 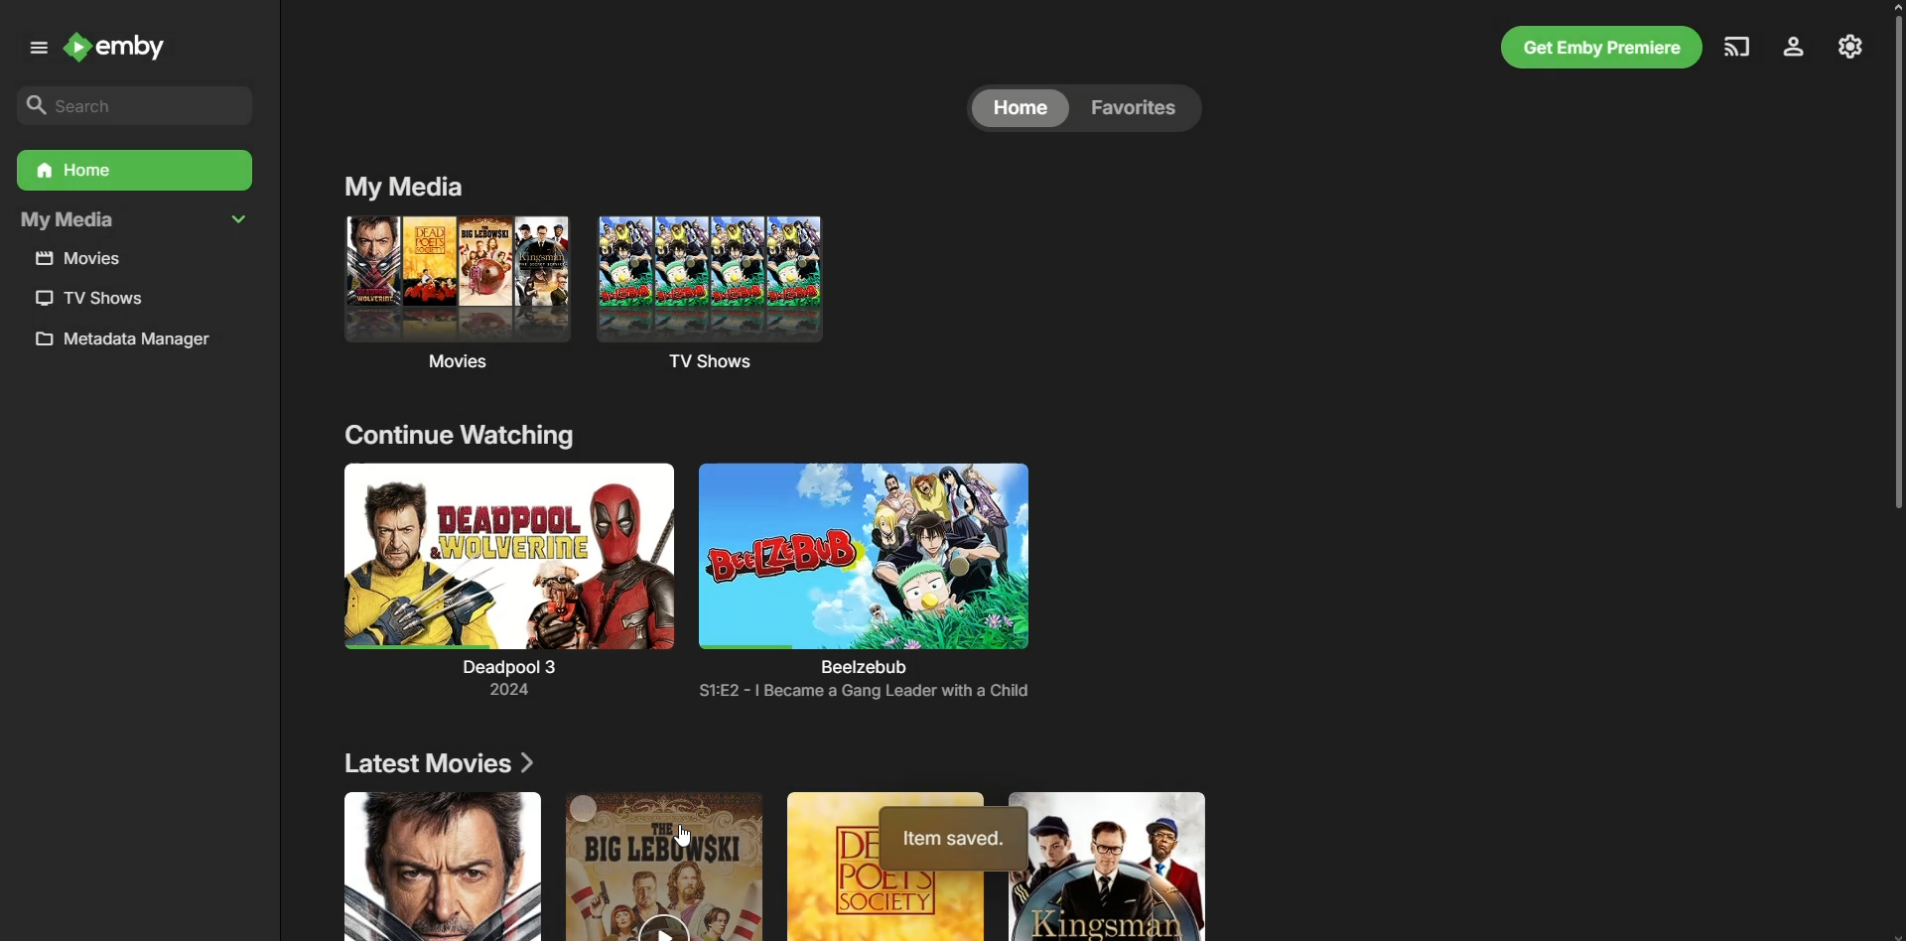 What do you see at coordinates (864, 568) in the screenshot?
I see `Beelzebub` at bounding box center [864, 568].